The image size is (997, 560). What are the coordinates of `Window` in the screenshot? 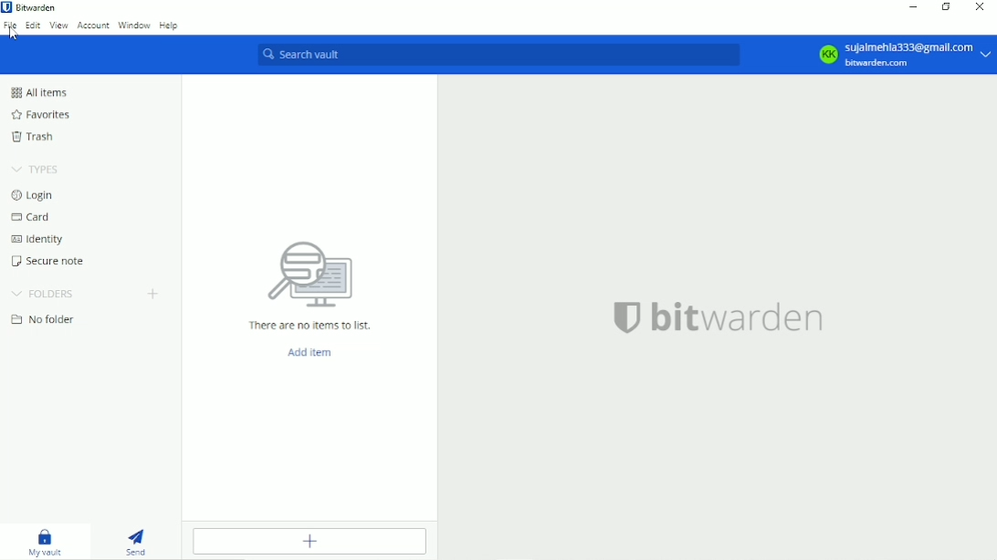 It's located at (134, 25).